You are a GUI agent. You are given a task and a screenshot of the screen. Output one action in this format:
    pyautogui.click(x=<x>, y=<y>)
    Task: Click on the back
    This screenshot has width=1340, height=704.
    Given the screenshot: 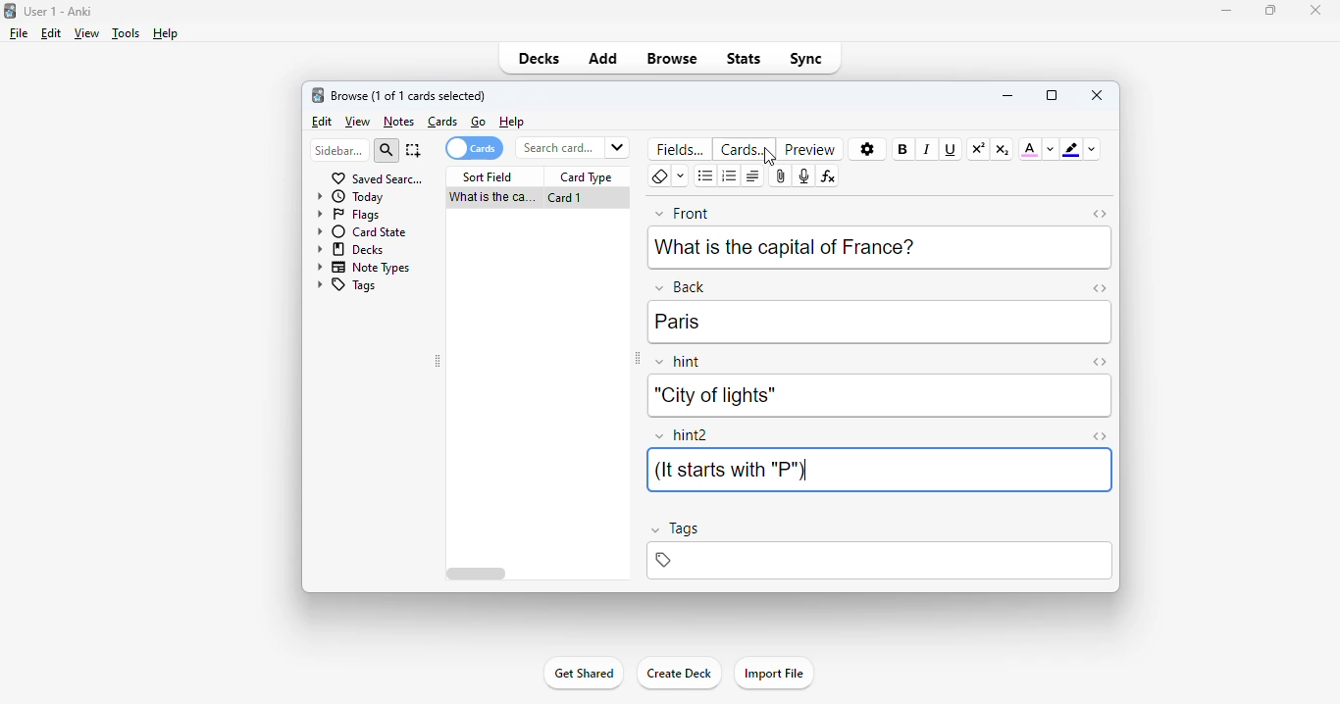 What is the action you would take?
    pyautogui.click(x=680, y=286)
    